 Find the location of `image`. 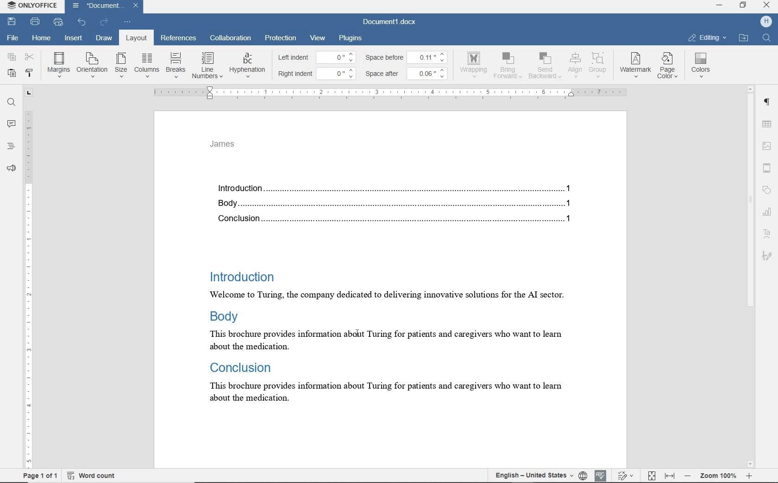

image is located at coordinates (768, 145).